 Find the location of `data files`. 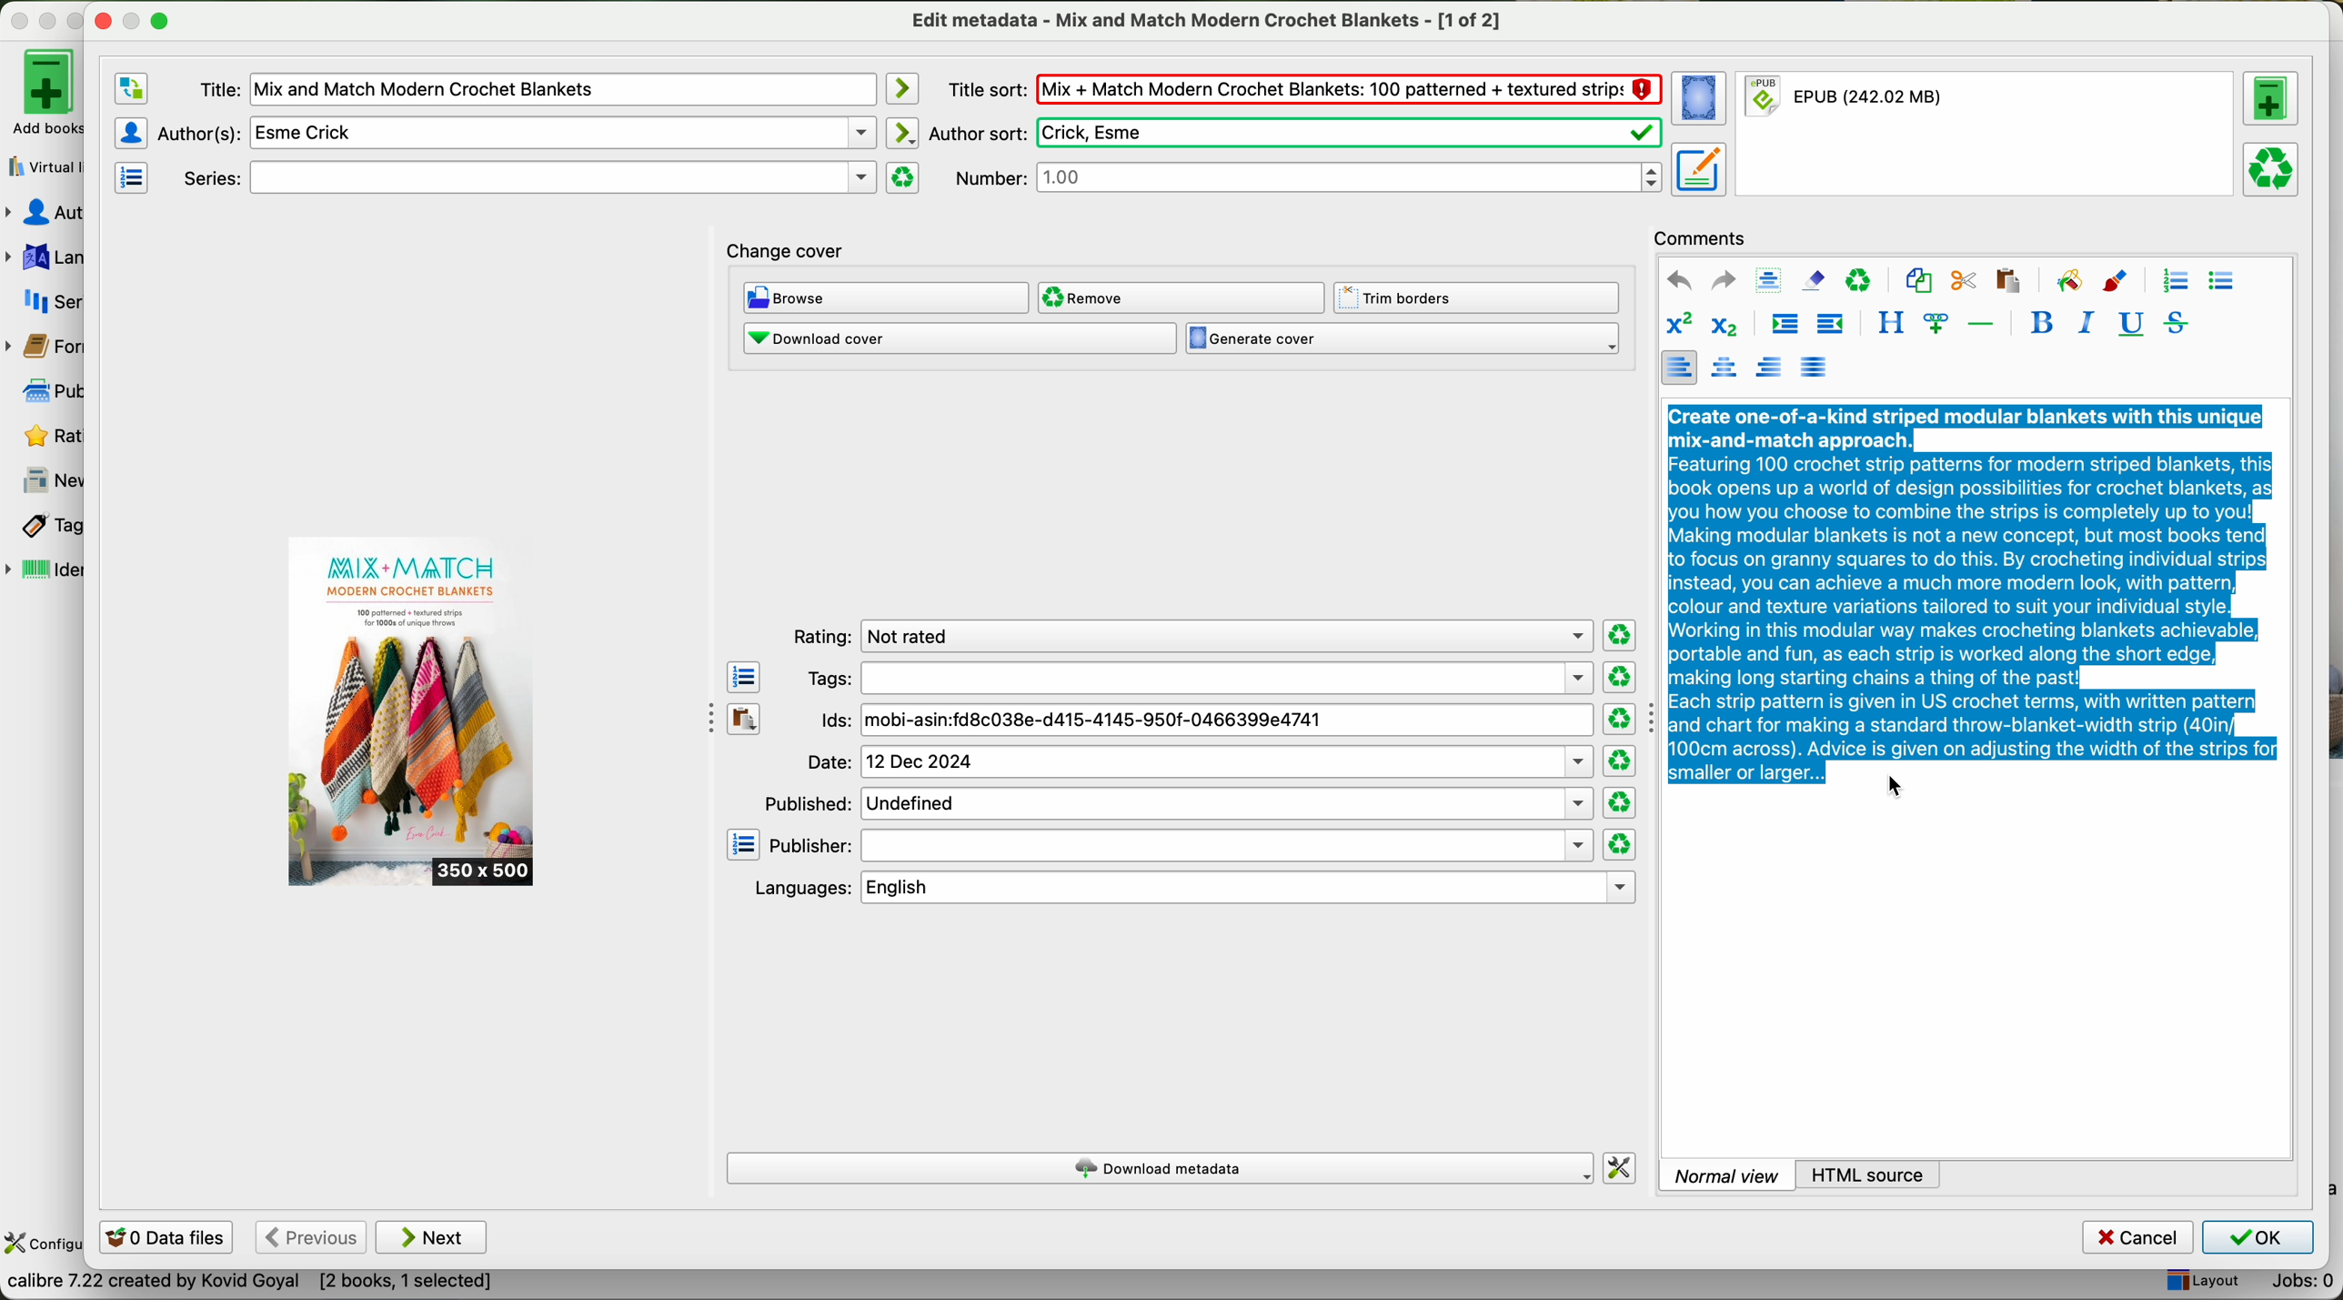

data files is located at coordinates (163, 1239).